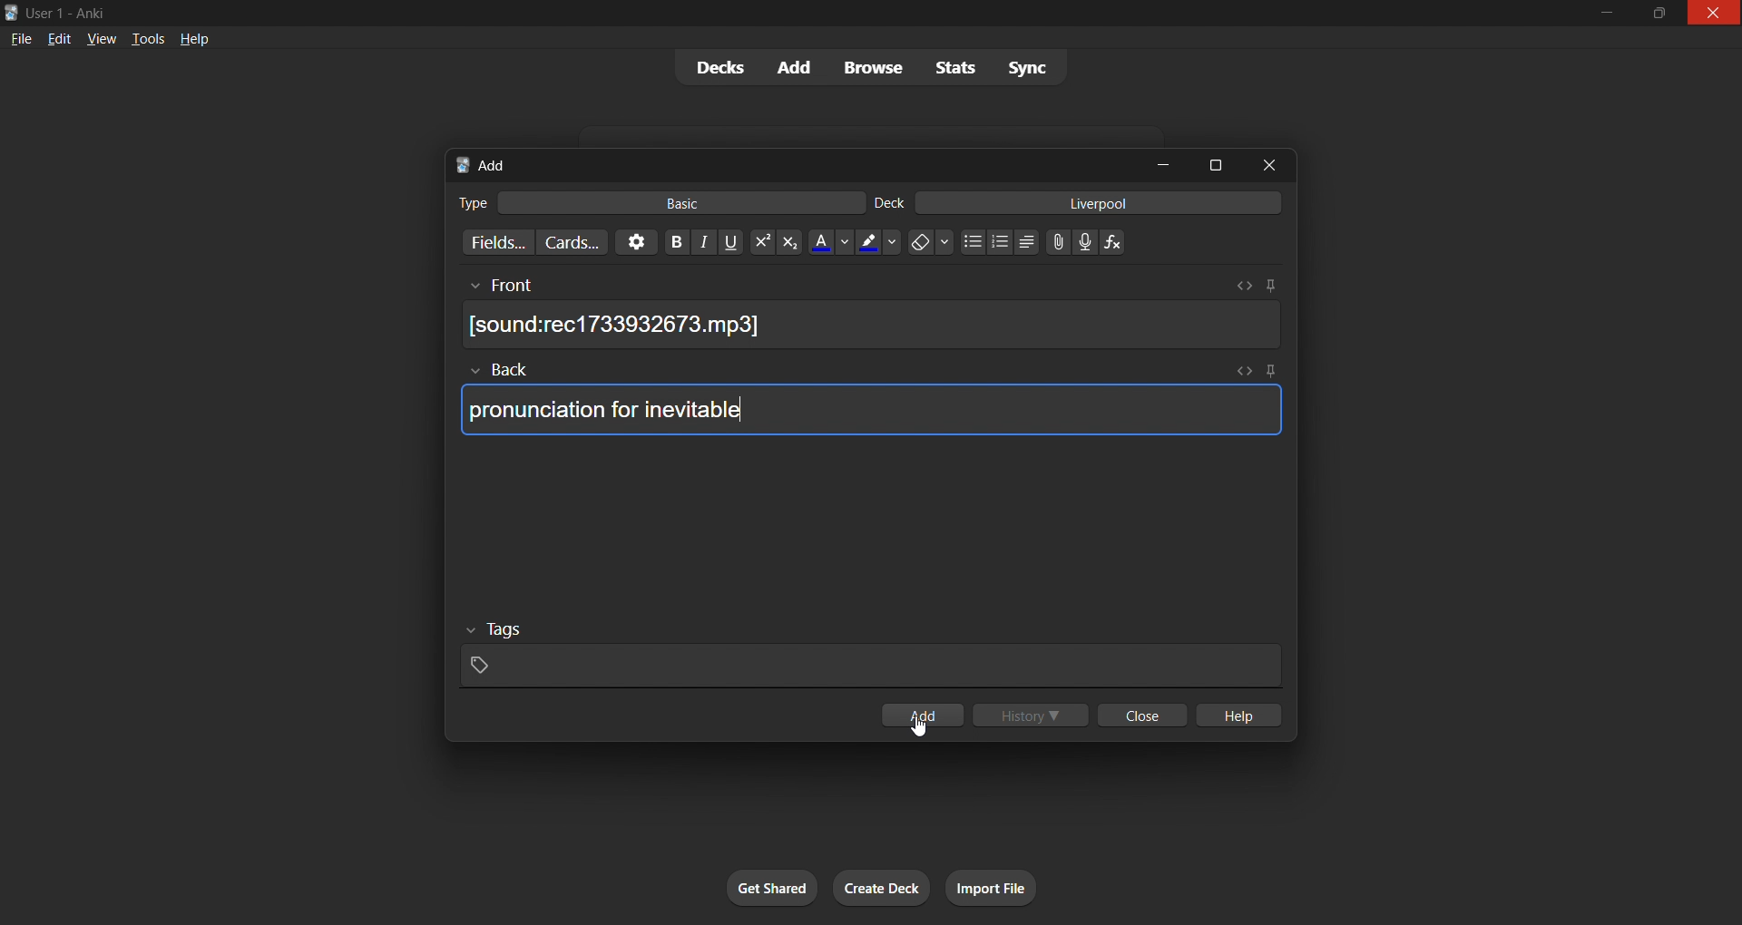  I want to click on help, so click(1245, 715).